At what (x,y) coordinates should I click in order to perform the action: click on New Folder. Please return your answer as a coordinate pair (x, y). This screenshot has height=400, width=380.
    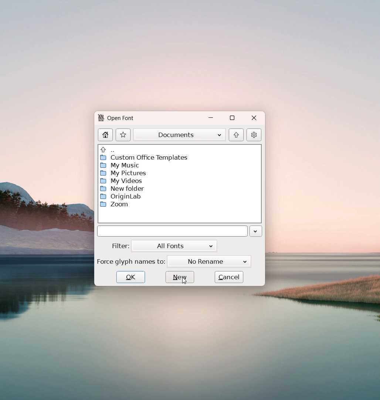
    Looking at the image, I should click on (122, 189).